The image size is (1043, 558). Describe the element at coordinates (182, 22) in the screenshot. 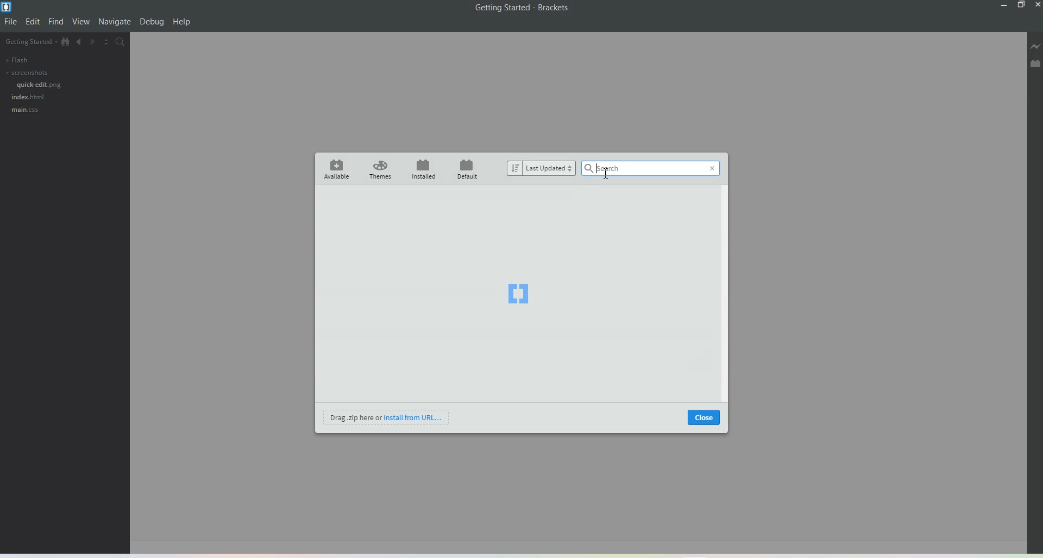

I see `Help` at that location.